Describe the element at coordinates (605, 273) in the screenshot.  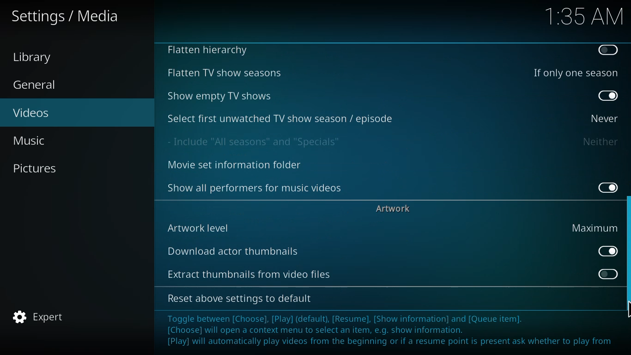
I see `enable` at that location.